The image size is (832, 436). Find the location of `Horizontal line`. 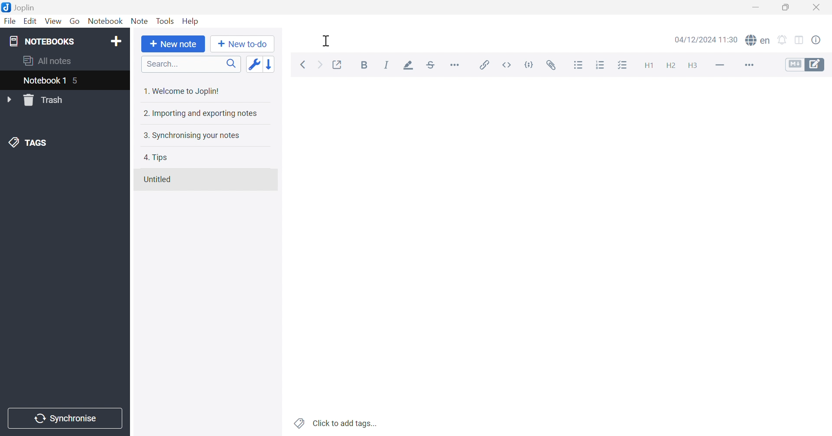

Horizontal line is located at coordinates (721, 66).